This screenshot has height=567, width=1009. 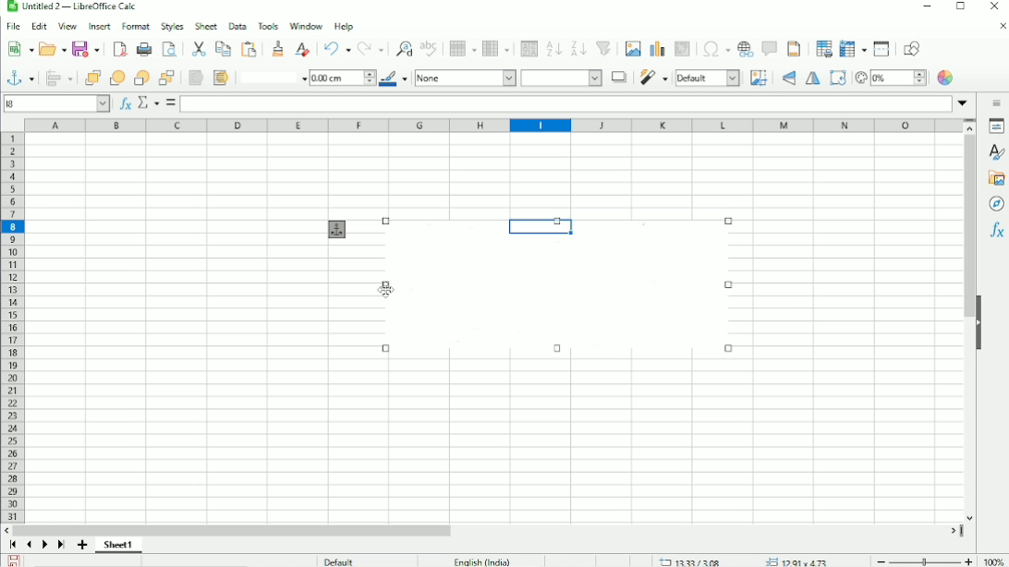 What do you see at coordinates (991, 560) in the screenshot?
I see `Zoom factor` at bounding box center [991, 560].